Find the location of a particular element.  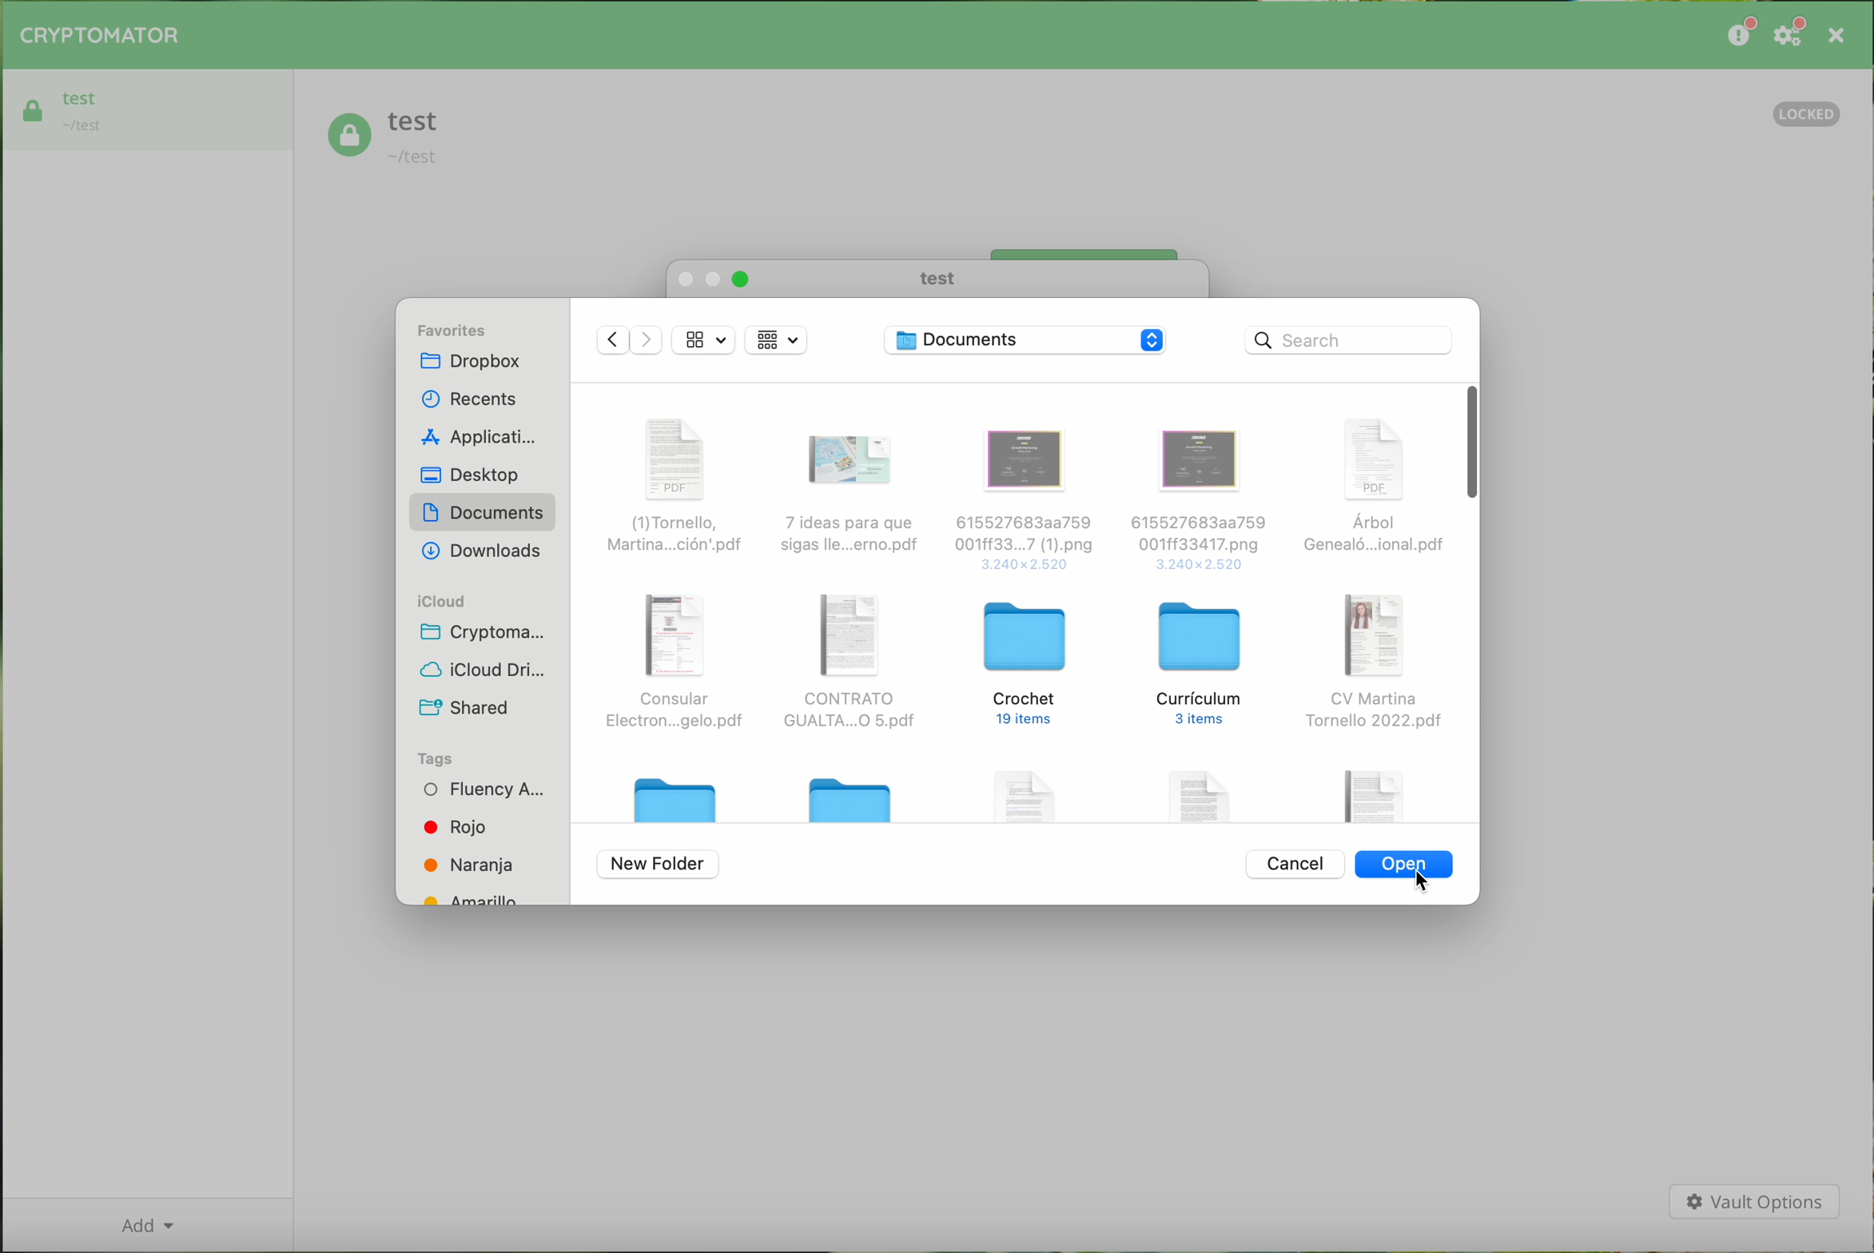

grid view is located at coordinates (777, 340).